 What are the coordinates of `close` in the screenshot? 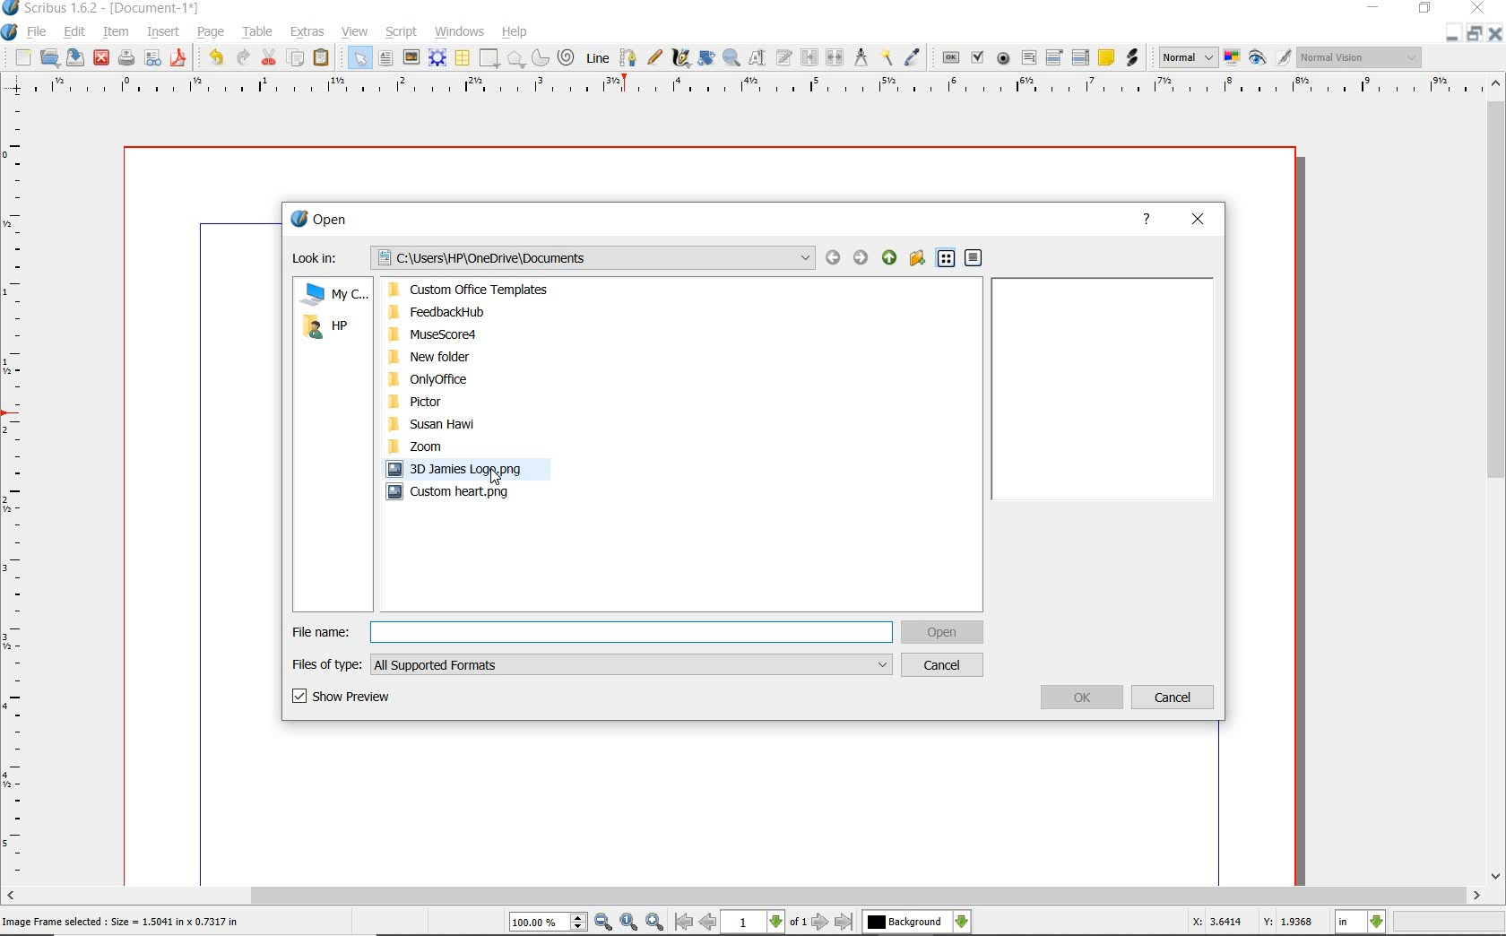 It's located at (100, 56).